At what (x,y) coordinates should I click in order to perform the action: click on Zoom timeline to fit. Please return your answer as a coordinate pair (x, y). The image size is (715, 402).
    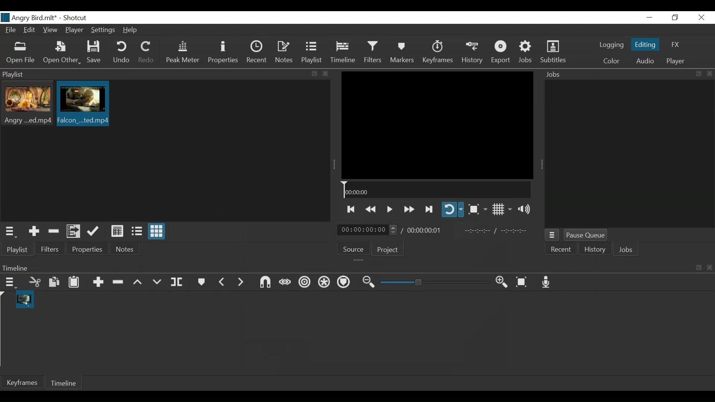
    Looking at the image, I should click on (524, 281).